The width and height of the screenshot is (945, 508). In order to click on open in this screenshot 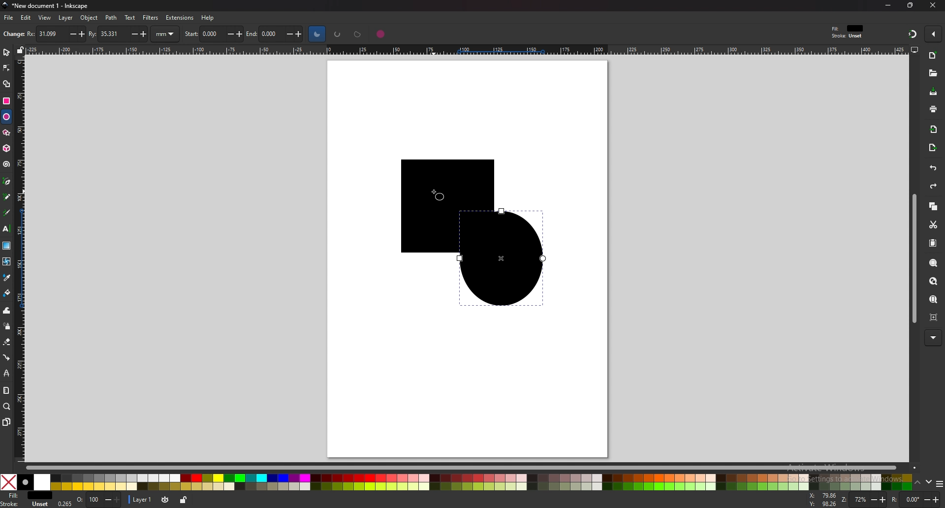, I will do `click(933, 73)`.